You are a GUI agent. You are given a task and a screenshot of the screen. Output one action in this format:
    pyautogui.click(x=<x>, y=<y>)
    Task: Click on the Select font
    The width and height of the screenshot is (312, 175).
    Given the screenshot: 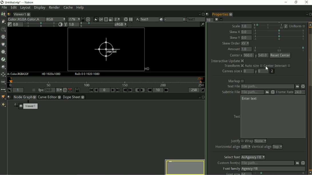 What is the action you would take?
    pyautogui.click(x=231, y=157)
    